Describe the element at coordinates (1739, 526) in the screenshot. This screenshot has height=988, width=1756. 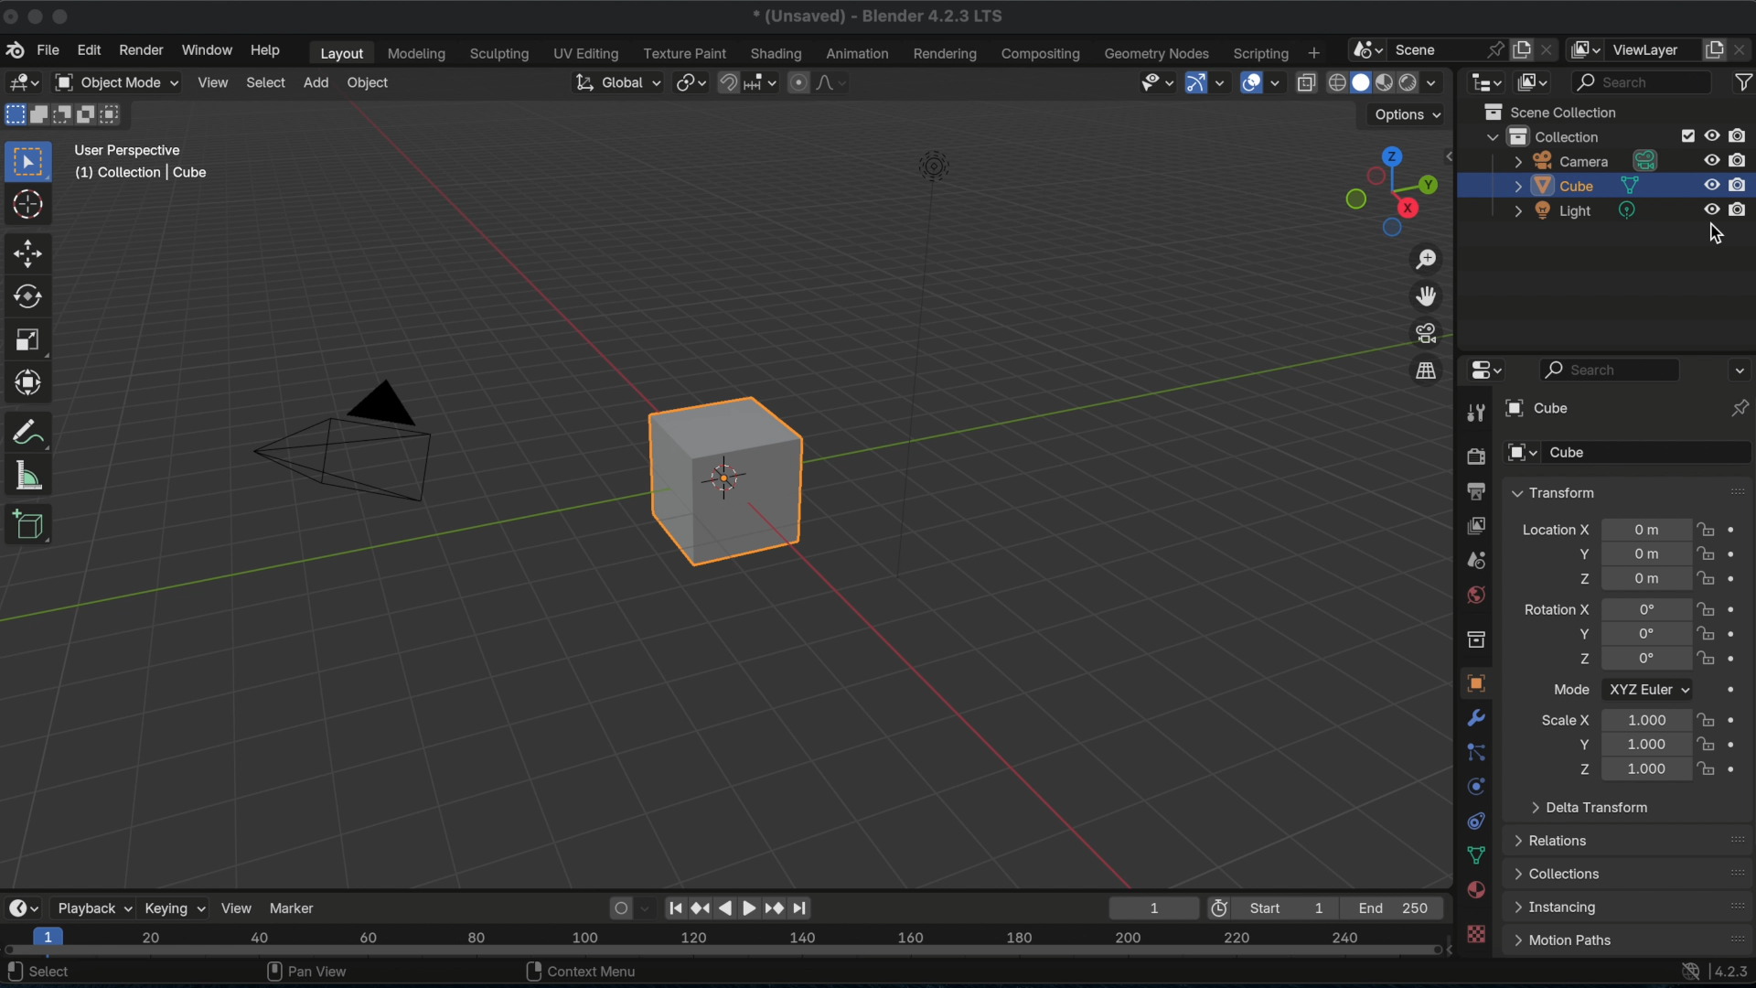
I see `animate property` at that location.